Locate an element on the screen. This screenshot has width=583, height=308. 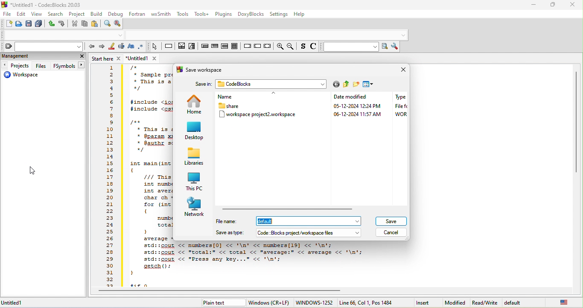
open is located at coordinates (18, 24).